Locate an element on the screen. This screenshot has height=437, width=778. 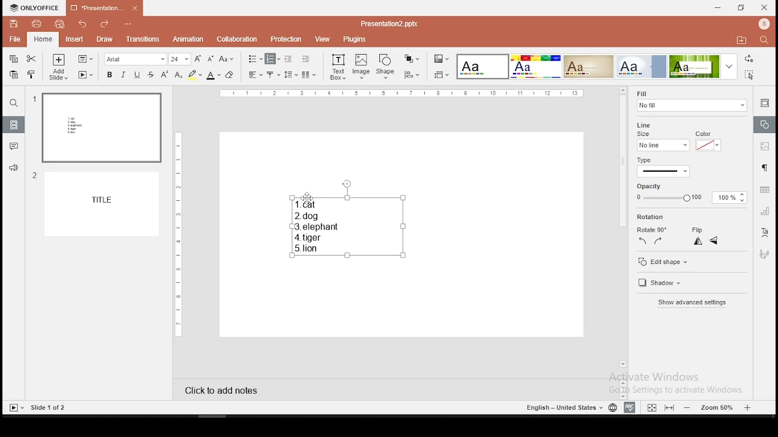
save is located at coordinates (13, 23).